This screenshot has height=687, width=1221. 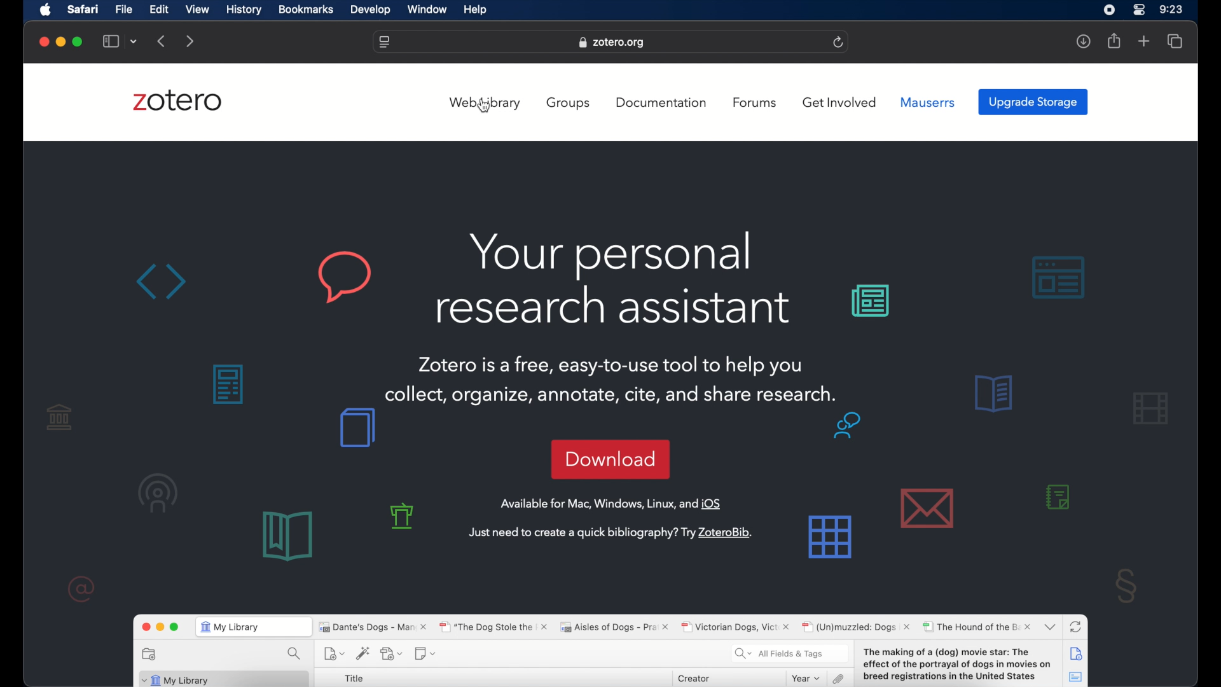 I want to click on history, so click(x=244, y=10).